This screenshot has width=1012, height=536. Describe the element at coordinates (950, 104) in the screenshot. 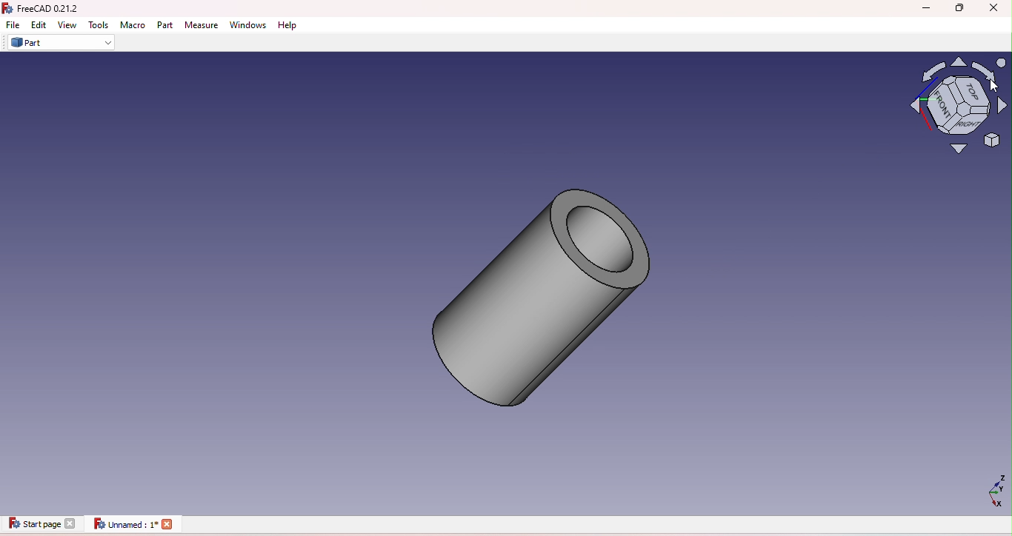

I see `Navigation cube` at that location.